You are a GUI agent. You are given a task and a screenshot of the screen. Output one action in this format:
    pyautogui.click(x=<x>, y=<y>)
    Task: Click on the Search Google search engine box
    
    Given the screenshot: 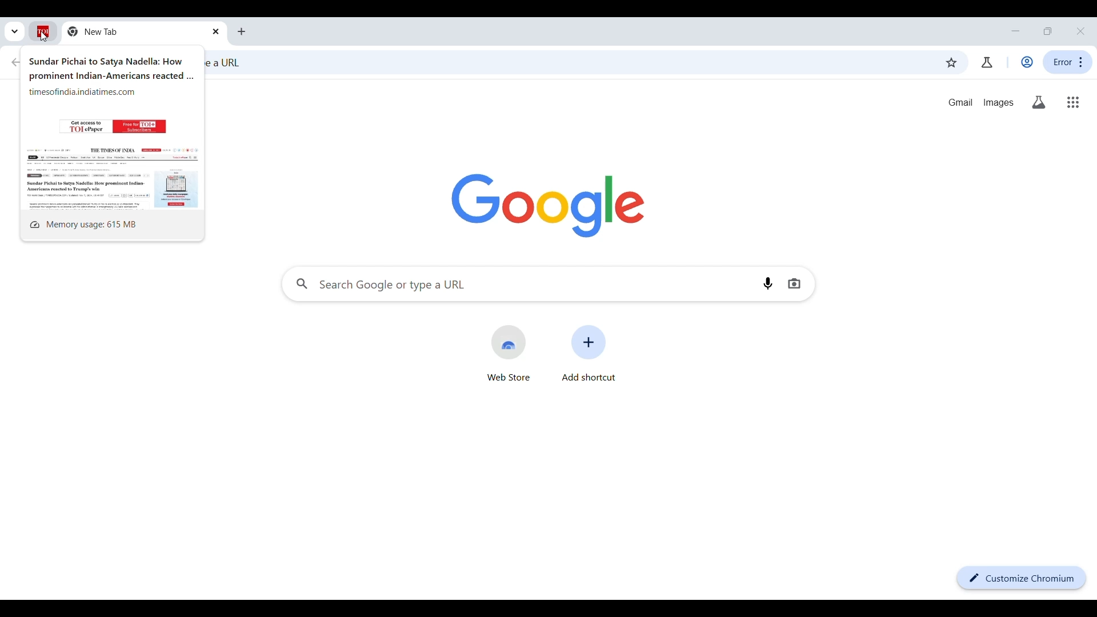 What is the action you would take?
    pyautogui.click(x=519, y=283)
    